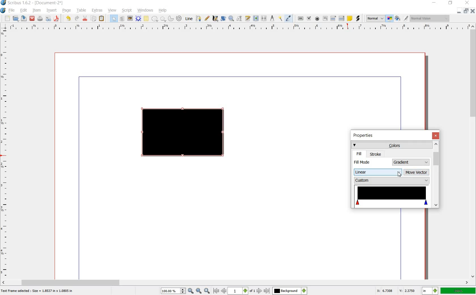  What do you see at coordinates (247, 18) in the screenshot?
I see `edit text with story editor` at bounding box center [247, 18].